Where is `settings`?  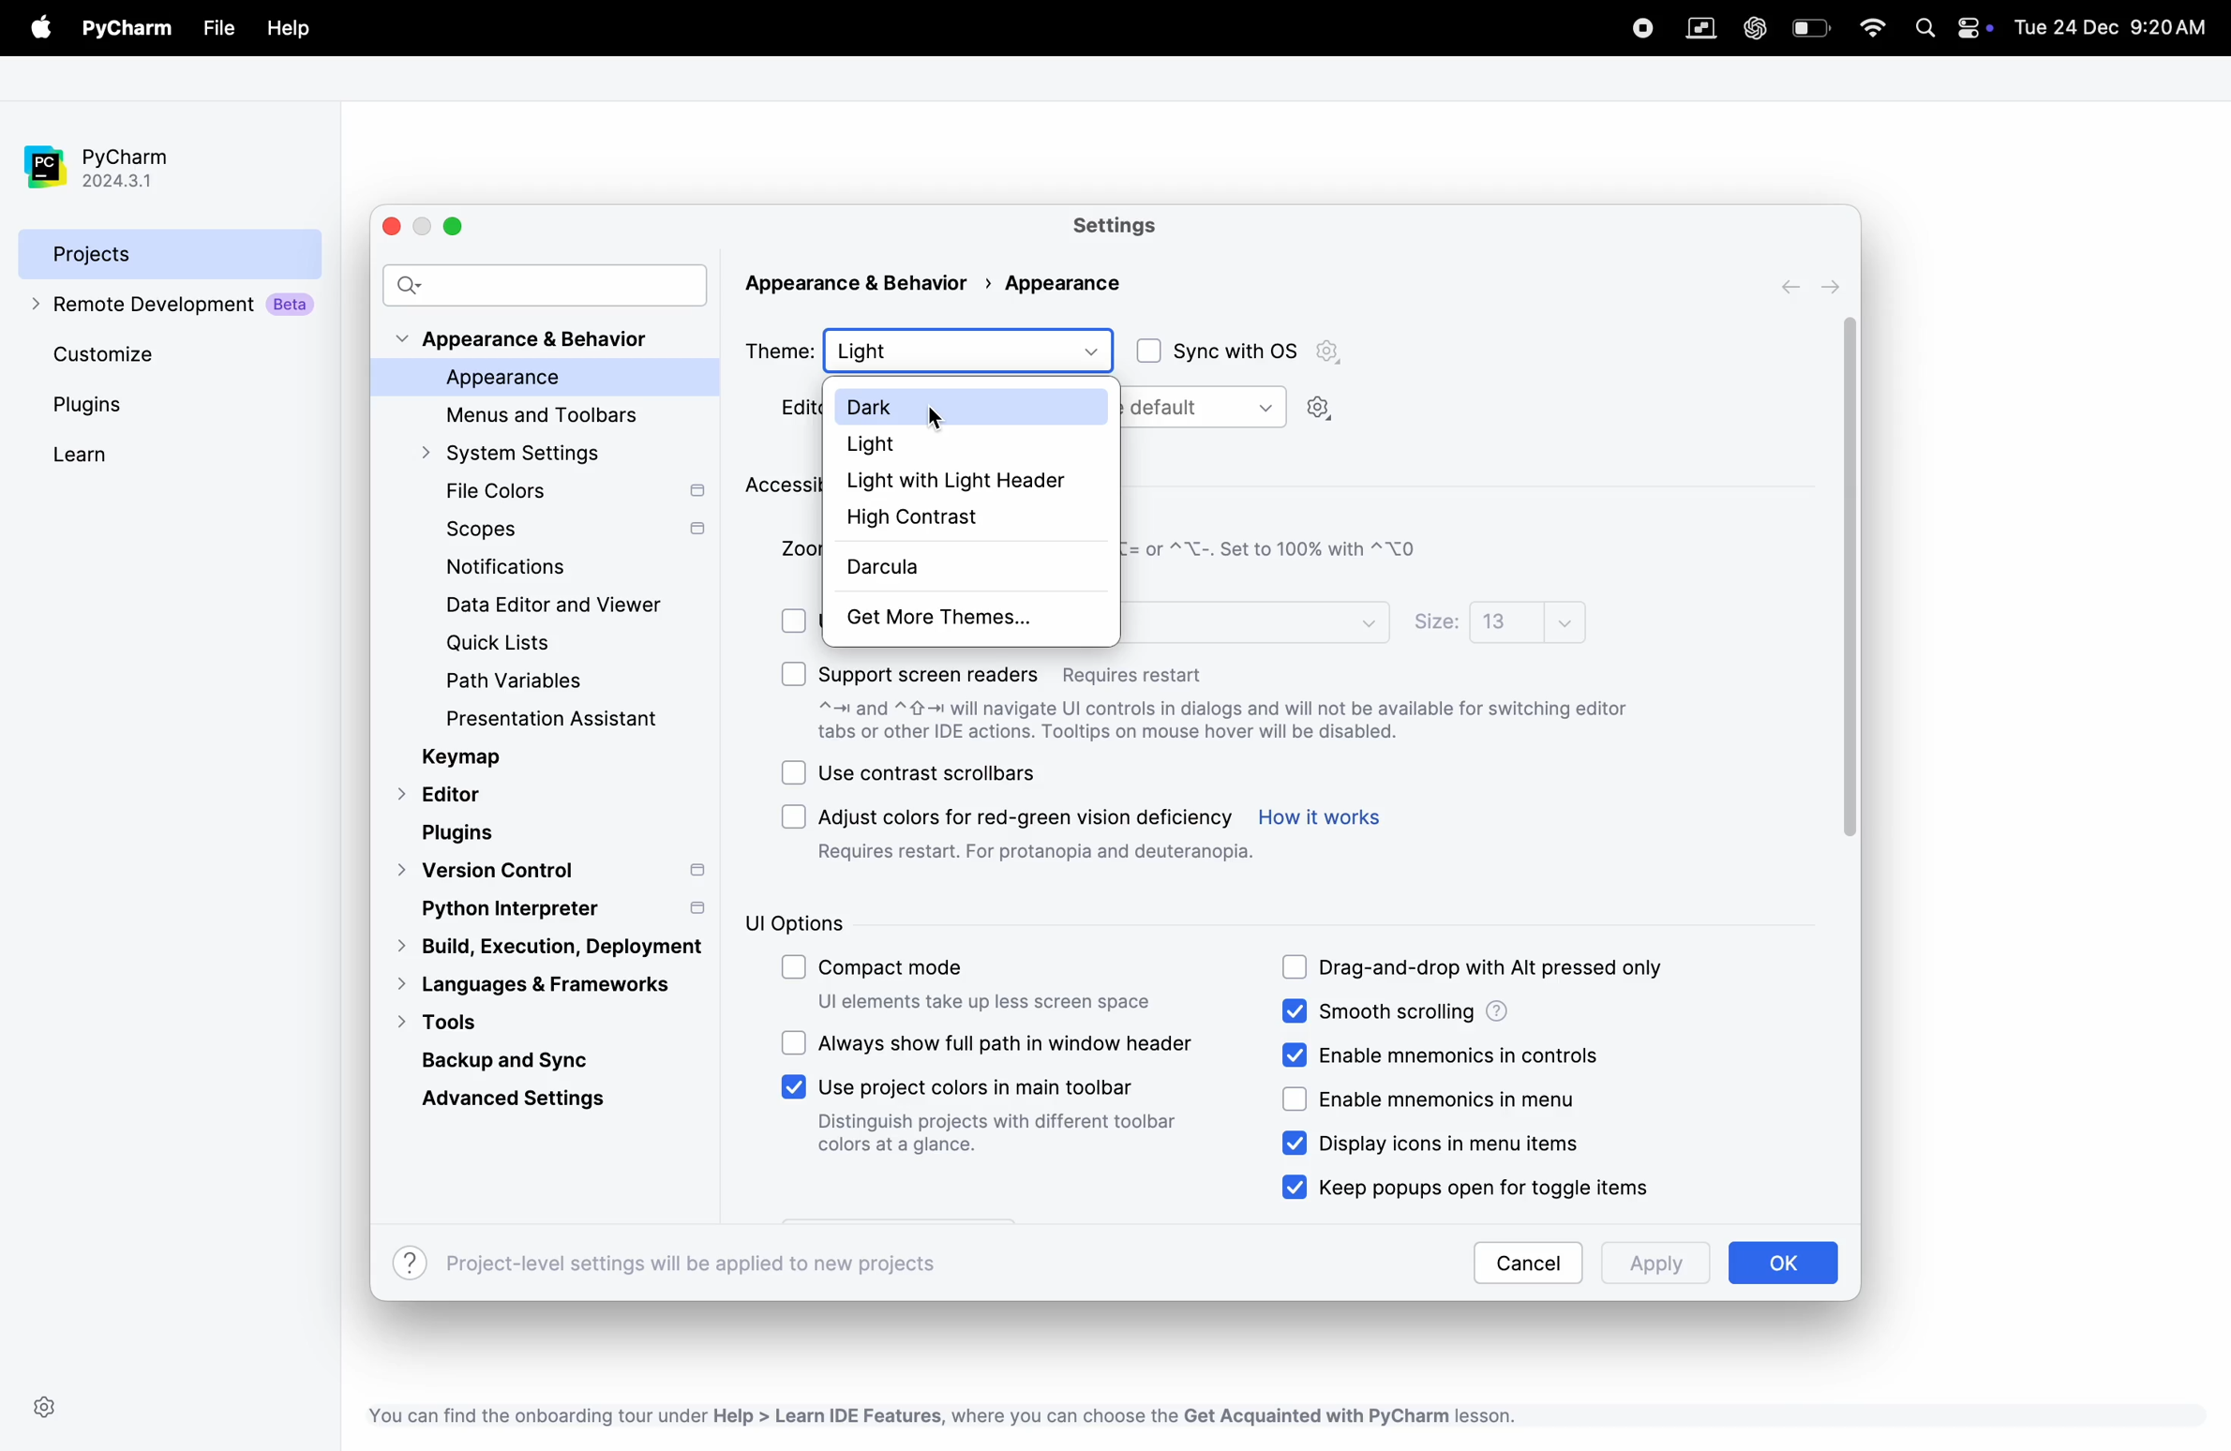 settings is located at coordinates (1123, 227).